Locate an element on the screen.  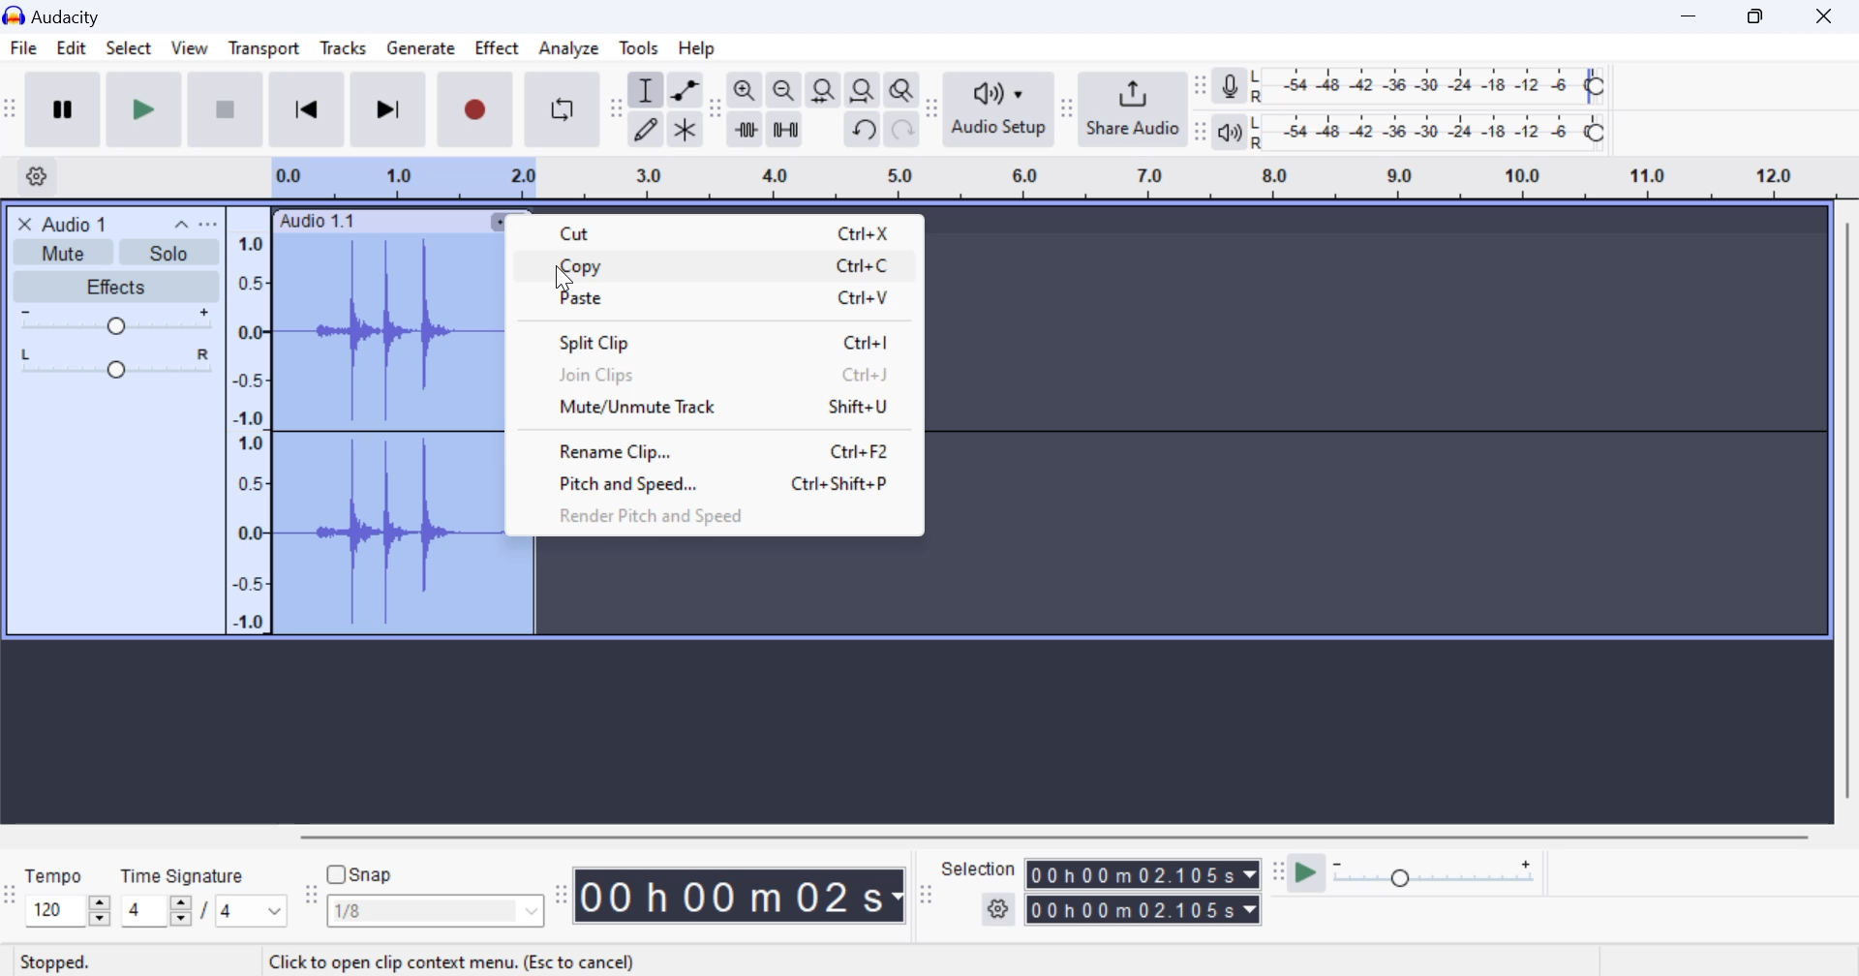
redo is located at coordinates (902, 130).